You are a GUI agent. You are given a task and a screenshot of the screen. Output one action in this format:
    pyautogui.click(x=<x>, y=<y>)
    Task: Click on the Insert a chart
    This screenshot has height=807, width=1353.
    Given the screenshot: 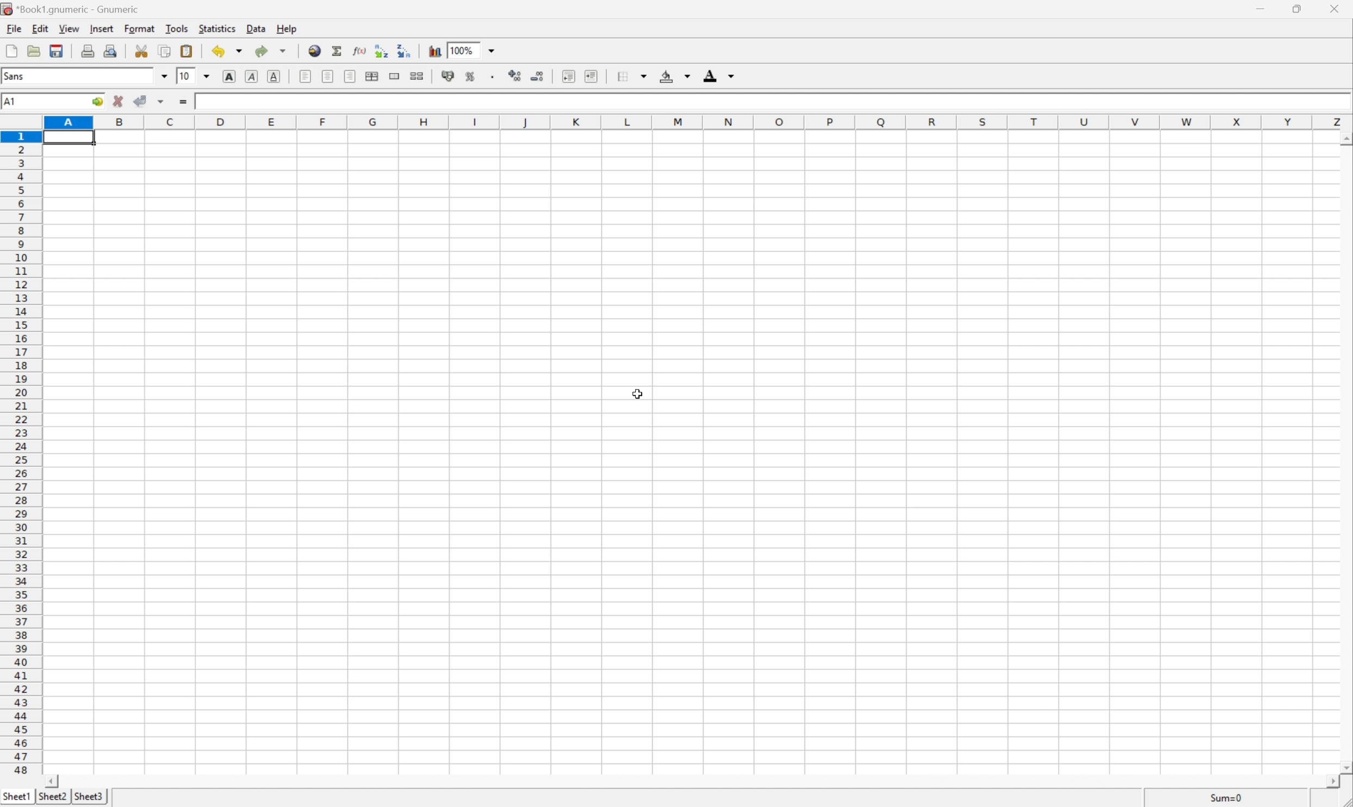 What is the action you would take?
    pyautogui.click(x=434, y=52)
    